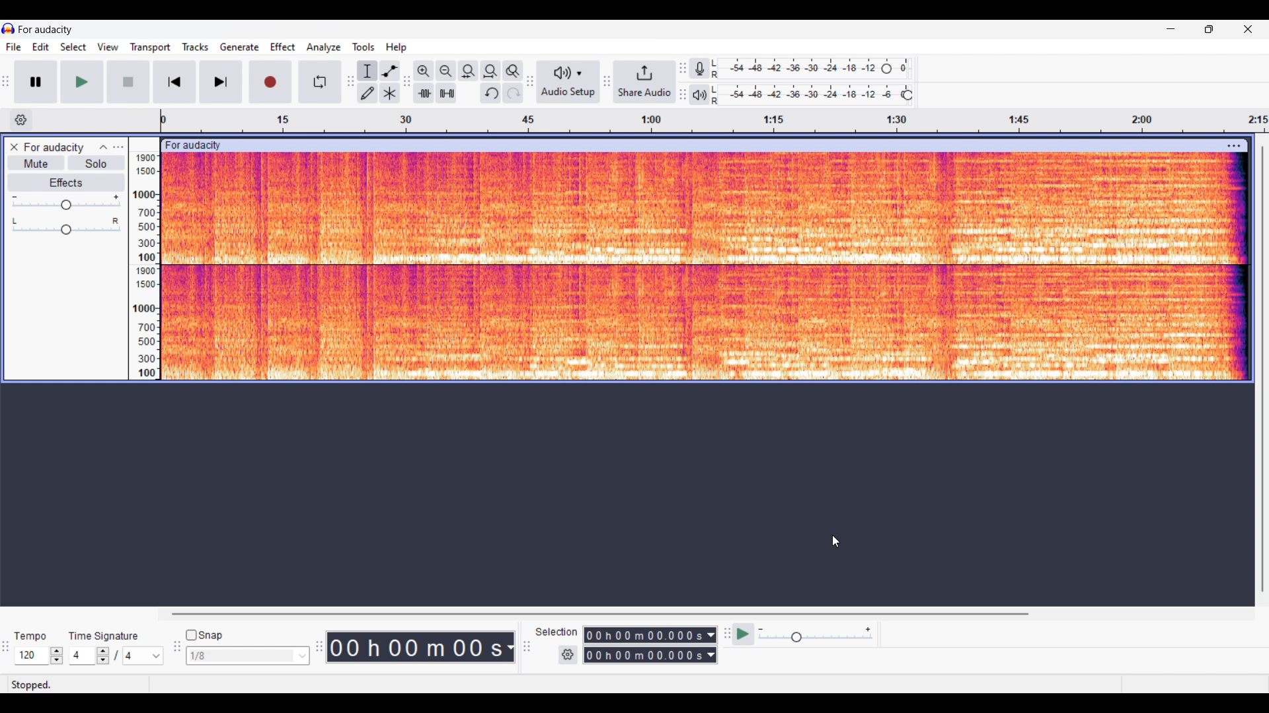 This screenshot has height=713, width=1269. I want to click on Scale to measure length of track, so click(711, 121).